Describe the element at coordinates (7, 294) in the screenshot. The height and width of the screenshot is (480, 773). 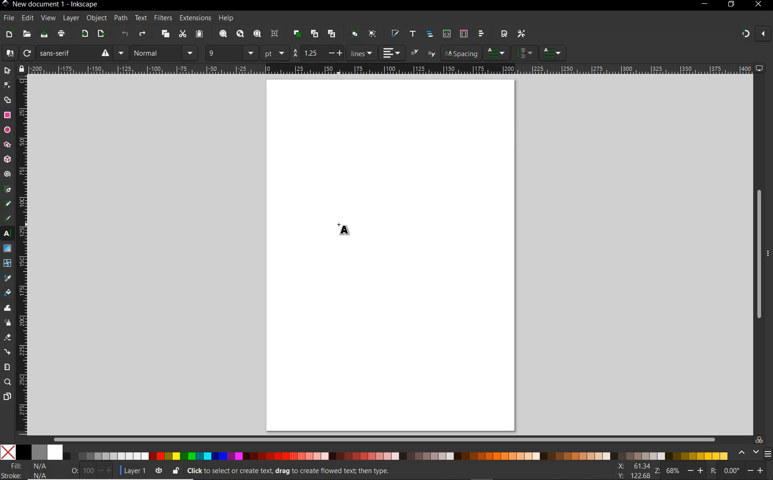
I see `paint bucket tool` at that location.